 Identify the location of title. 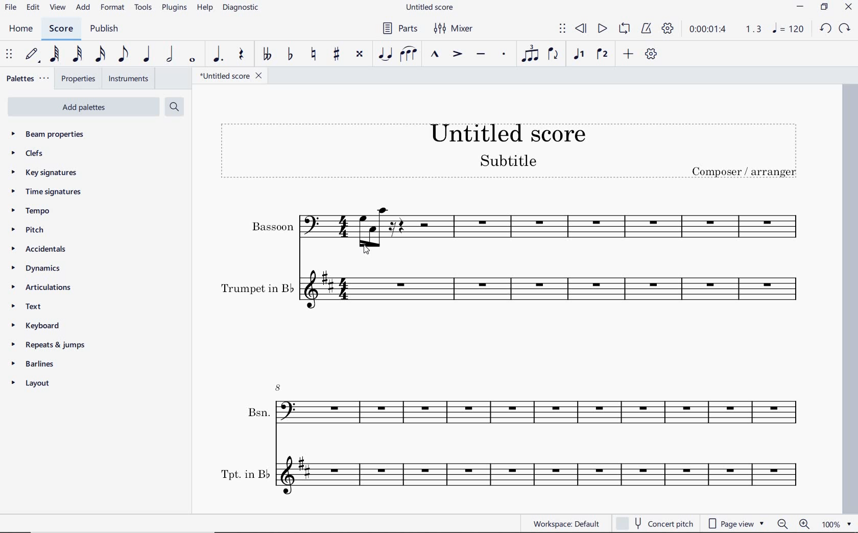
(513, 149).